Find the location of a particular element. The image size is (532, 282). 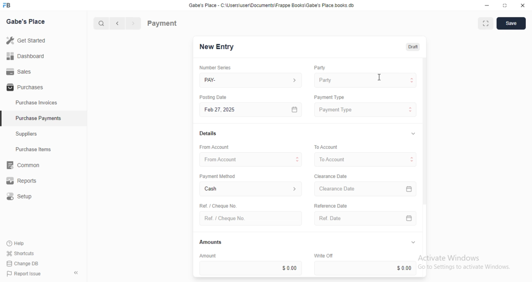

Clearance Date is located at coordinates (330, 176).